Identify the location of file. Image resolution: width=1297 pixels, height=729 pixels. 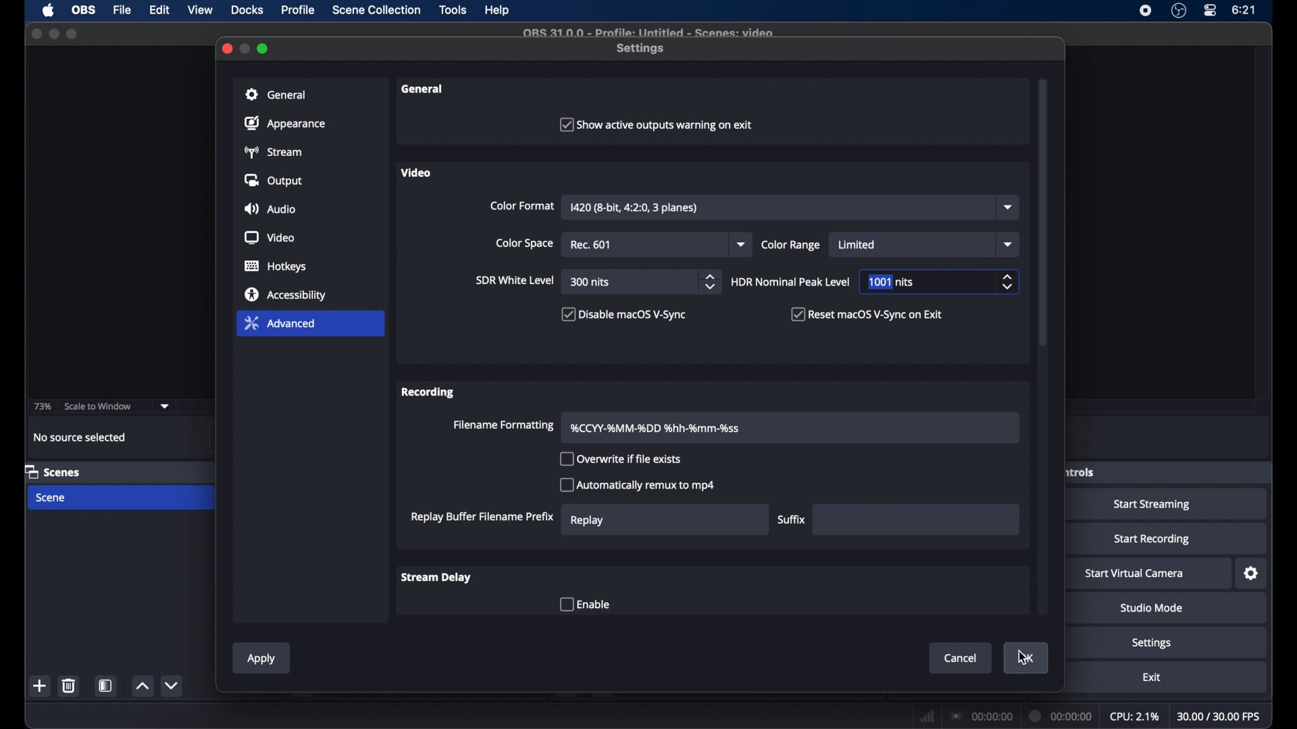
(122, 10).